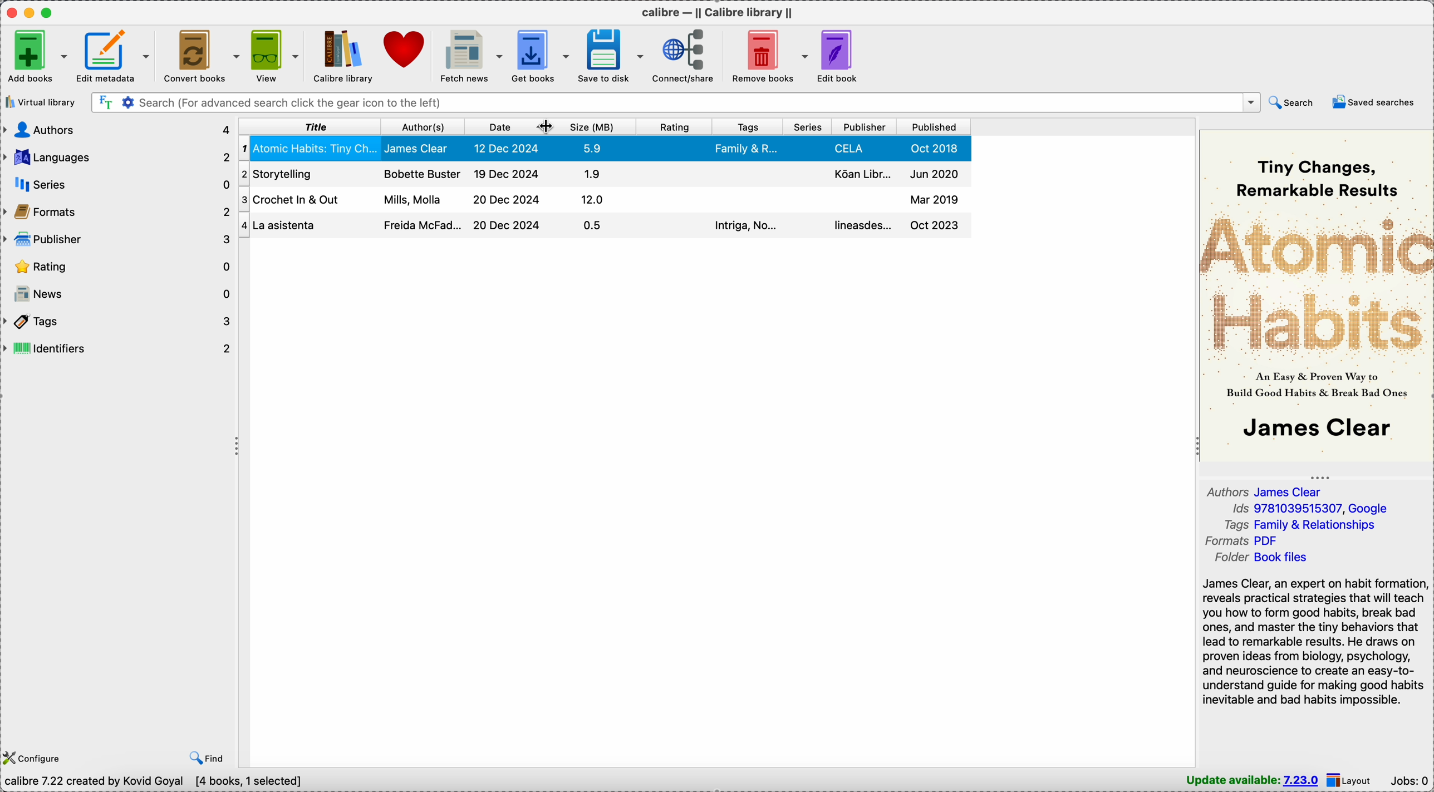 Image resolution: width=1434 pixels, height=792 pixels. What do you see at coordinates (598, 200) in the screenshot?
I see `La Asistentaa book details` at bounding box center [598, 200].